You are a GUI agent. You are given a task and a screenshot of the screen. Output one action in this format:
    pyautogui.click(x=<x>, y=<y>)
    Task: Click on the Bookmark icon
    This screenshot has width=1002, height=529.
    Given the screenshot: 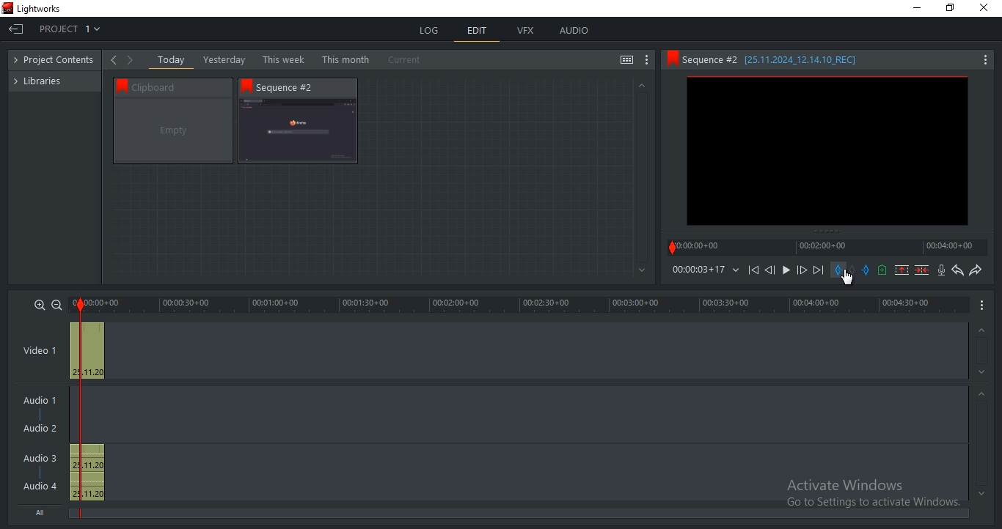 What is the action you would take?
    pyautogui.click(x=119, y=85)
    